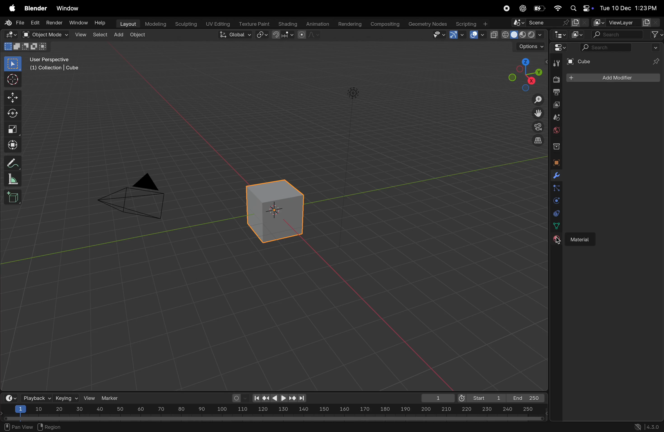 Image resolution: width=664 pixels, height=432 pixels. What do you see at coordinates (562, 49) in the screenshot?
I see `editor type` at bounding box center [562, 49].